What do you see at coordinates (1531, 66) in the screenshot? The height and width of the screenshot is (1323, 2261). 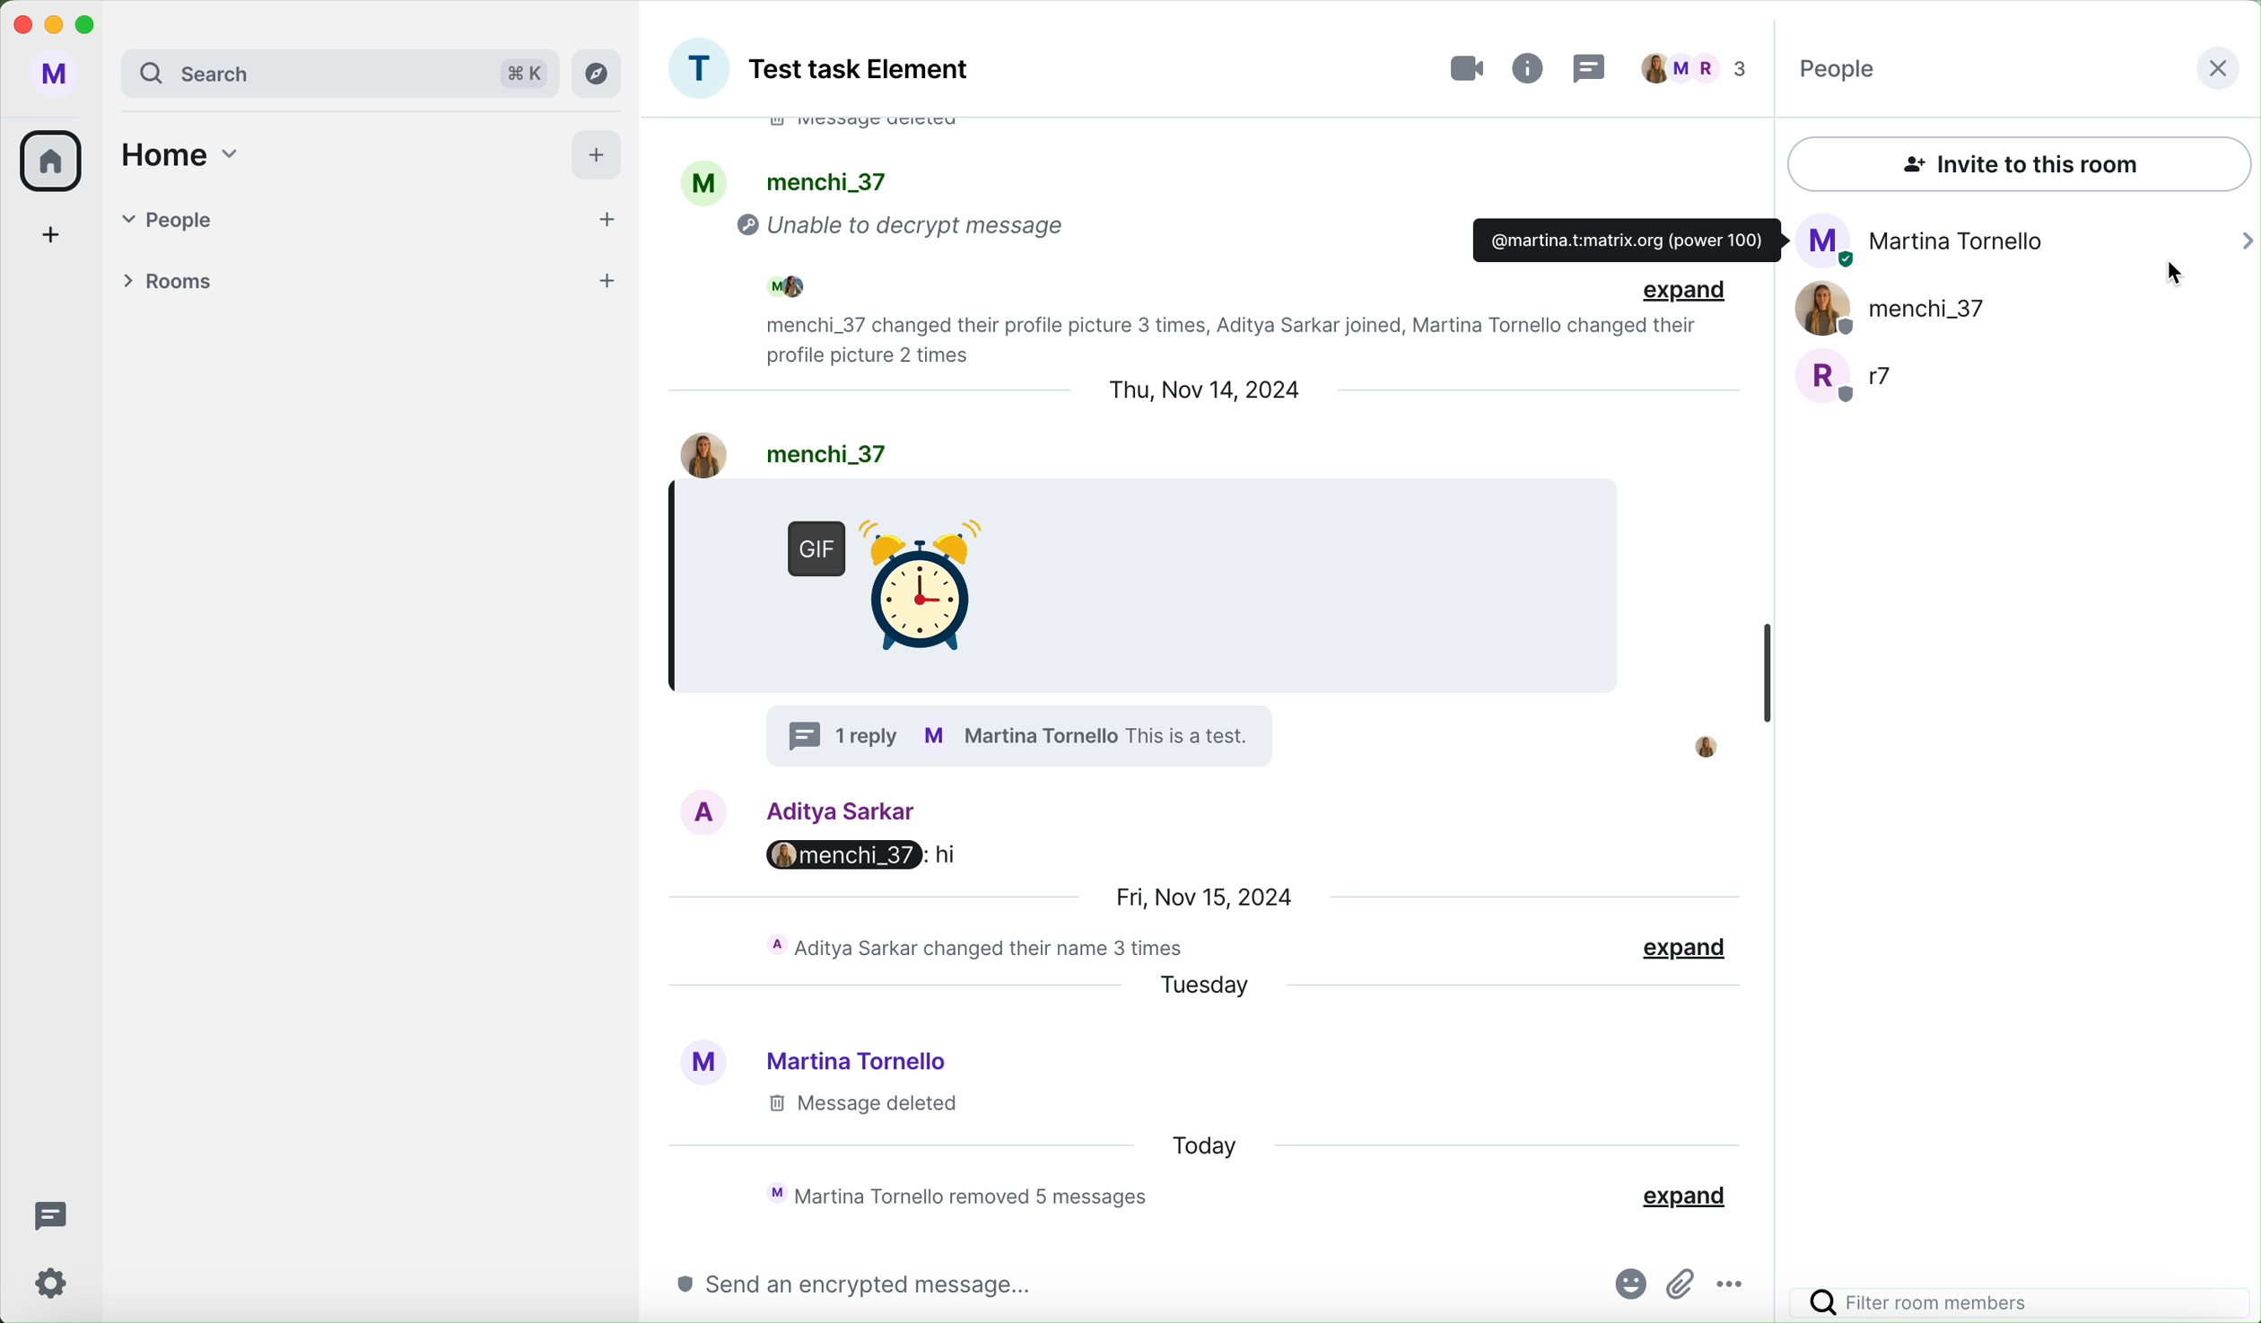 I see `info` at bounding box center [1531, 66].